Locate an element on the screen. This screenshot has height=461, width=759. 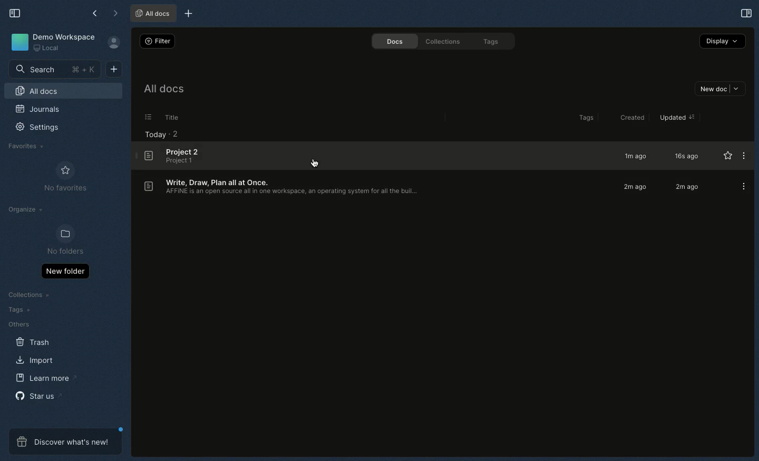
All docs is located at coordinates (40, 91).